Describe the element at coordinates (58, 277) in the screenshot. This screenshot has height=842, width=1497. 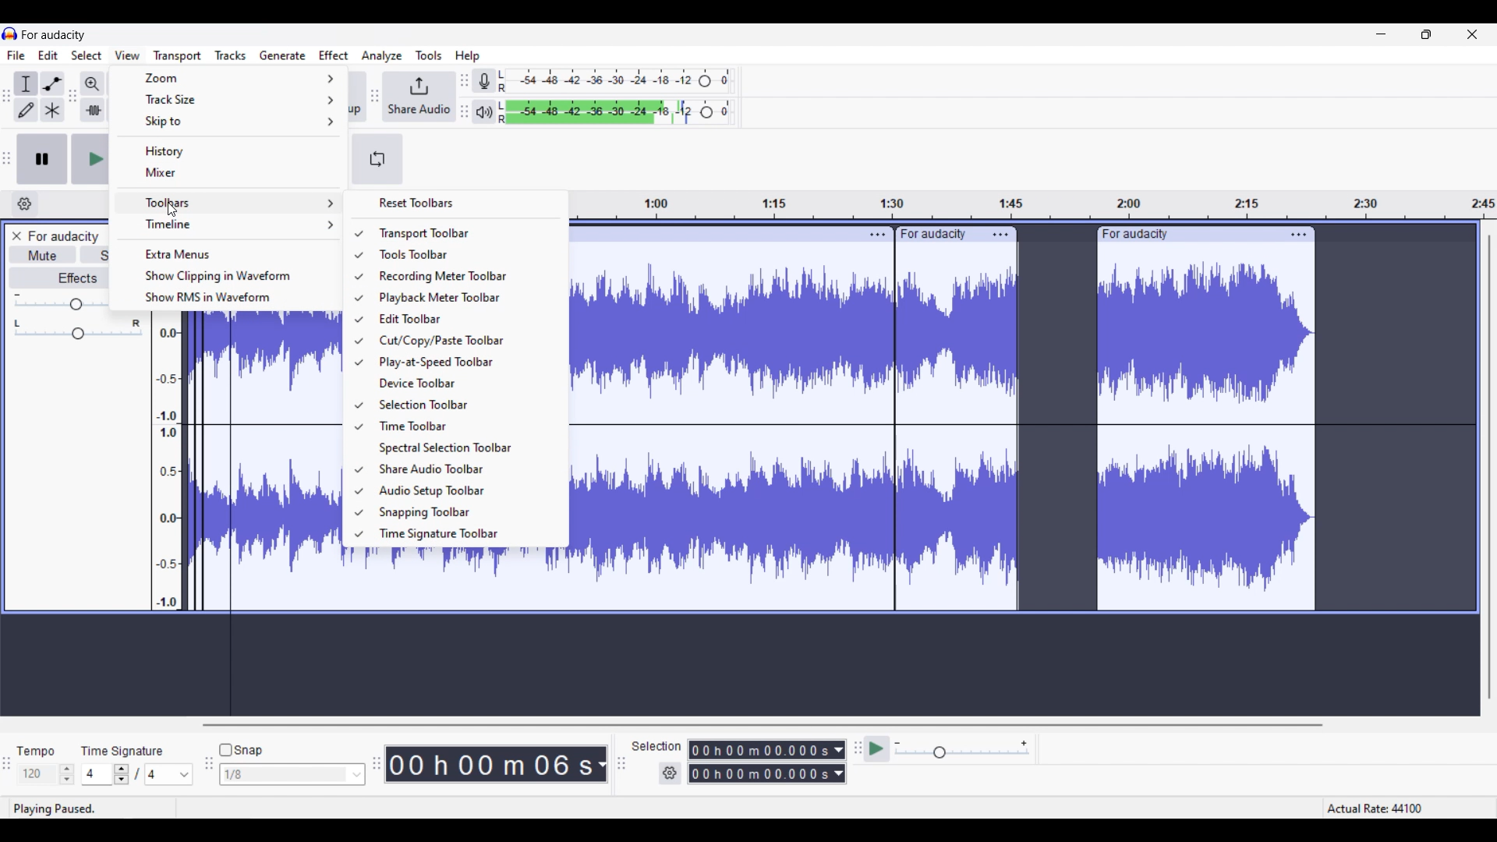
I see `Effects` at that location.